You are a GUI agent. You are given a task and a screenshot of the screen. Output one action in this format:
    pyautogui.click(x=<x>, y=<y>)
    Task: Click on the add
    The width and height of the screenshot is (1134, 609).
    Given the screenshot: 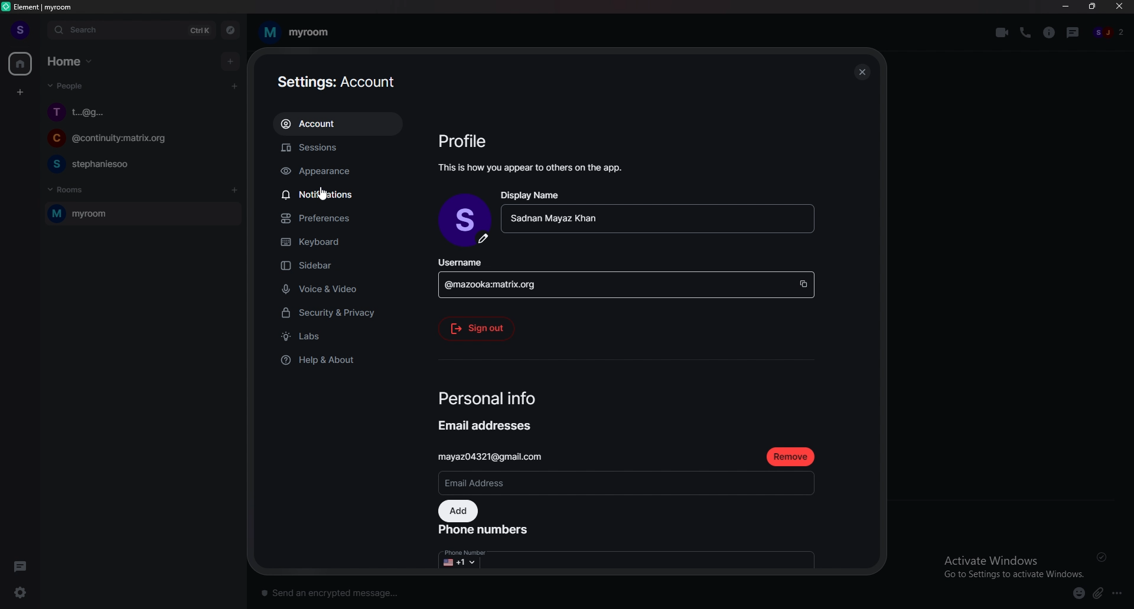 What is the action you would take?
    pyautogui.click(x=229, y=62)
    